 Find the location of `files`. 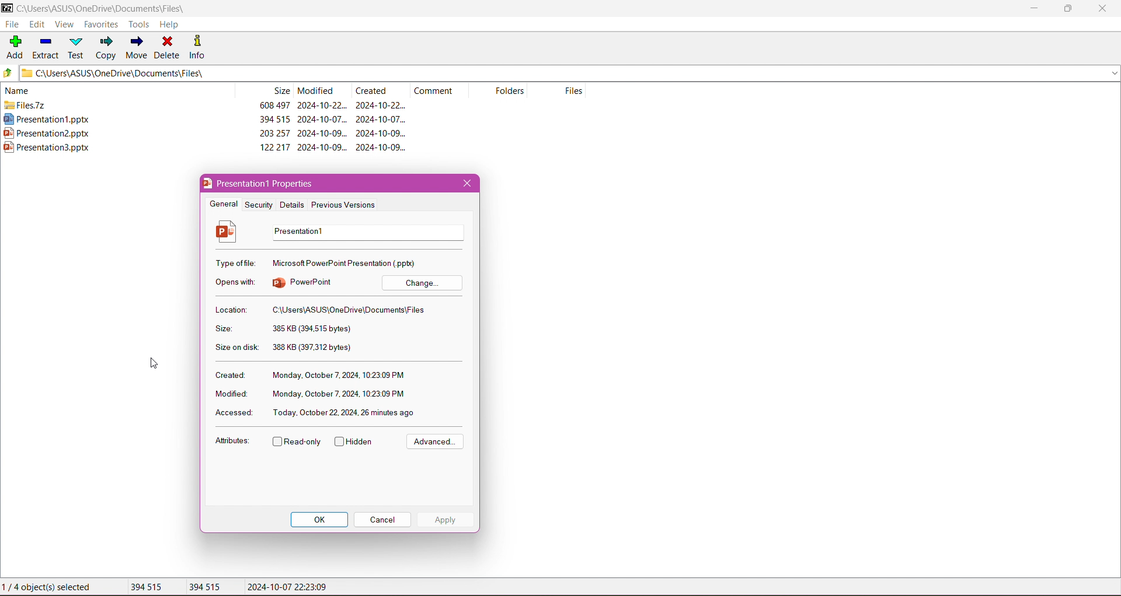

files is located at coordinates (574, 90).